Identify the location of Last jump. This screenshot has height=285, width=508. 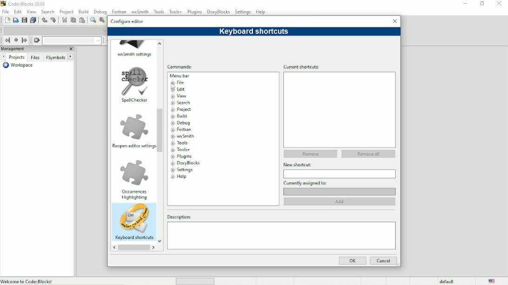
(15, 40).